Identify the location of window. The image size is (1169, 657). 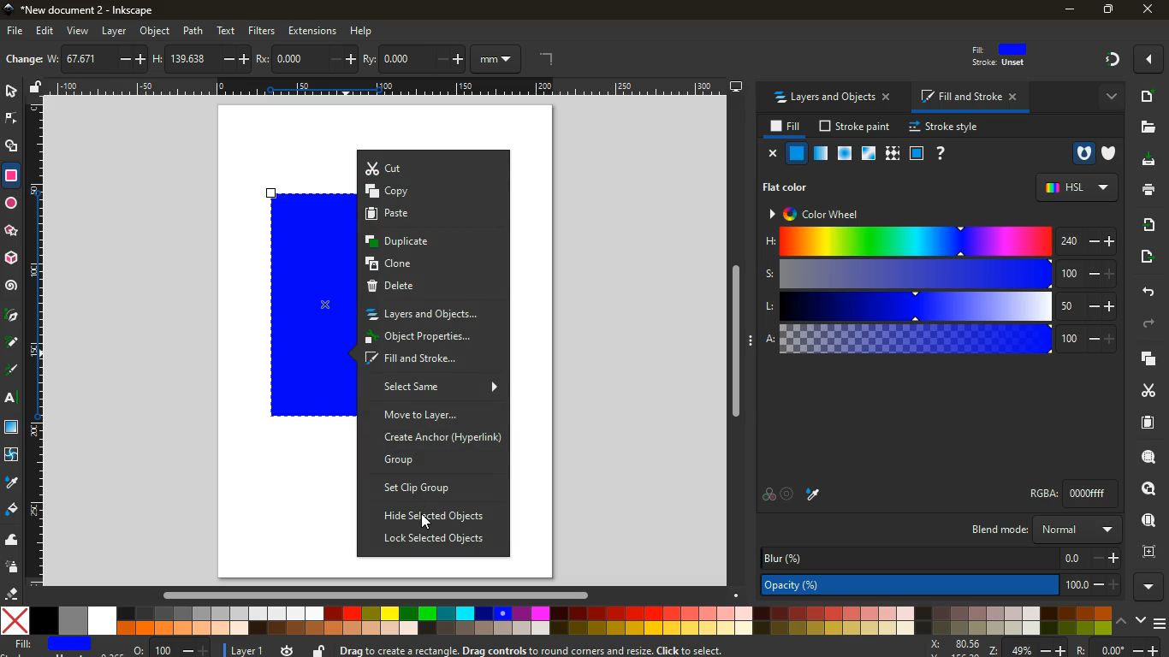
(868, 153).